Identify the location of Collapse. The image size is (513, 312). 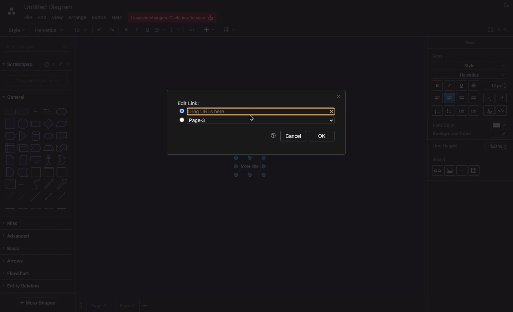
(505, 30).